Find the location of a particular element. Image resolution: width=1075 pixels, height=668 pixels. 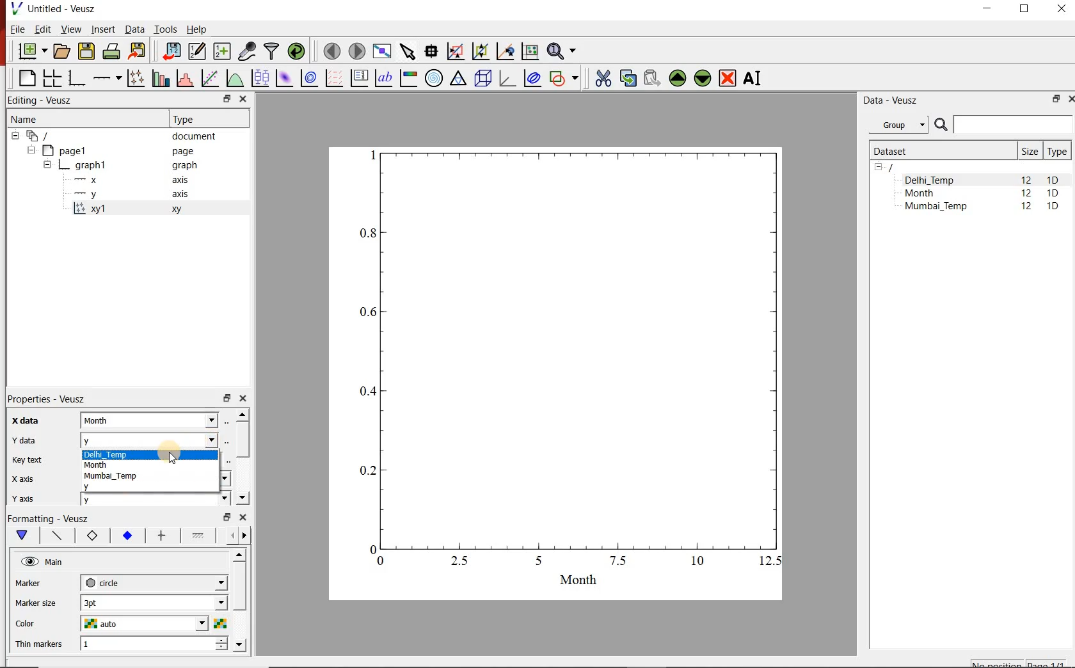

import data into Veusz is located at coordinates (170, 52).